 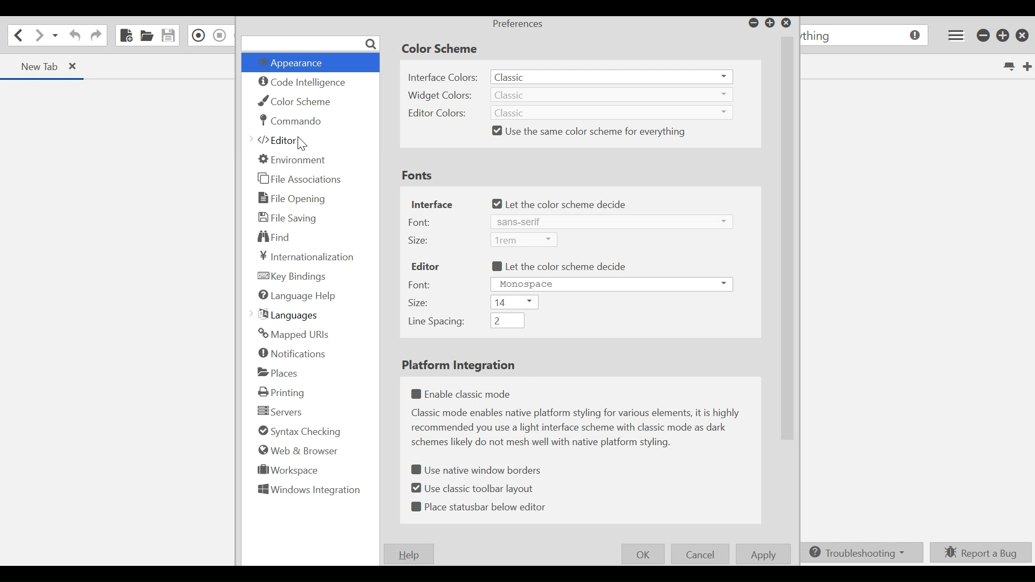 What do you see at coordinates (564, 204) in the screenshot?
I see `Let the color scheme decide` at bounding box center [564, 204].